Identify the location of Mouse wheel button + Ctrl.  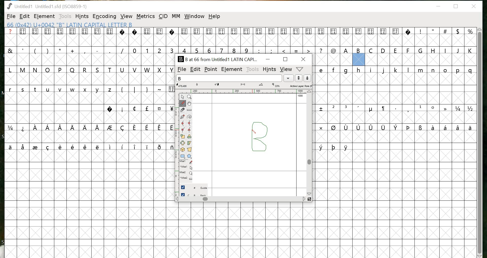
(186, 178).